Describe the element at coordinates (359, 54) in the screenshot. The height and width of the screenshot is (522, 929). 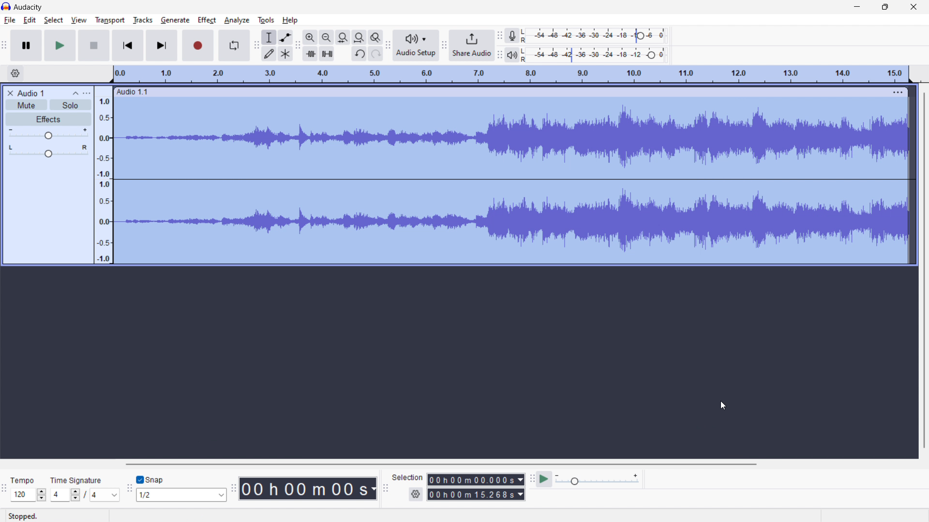
I see `undo` at that location.